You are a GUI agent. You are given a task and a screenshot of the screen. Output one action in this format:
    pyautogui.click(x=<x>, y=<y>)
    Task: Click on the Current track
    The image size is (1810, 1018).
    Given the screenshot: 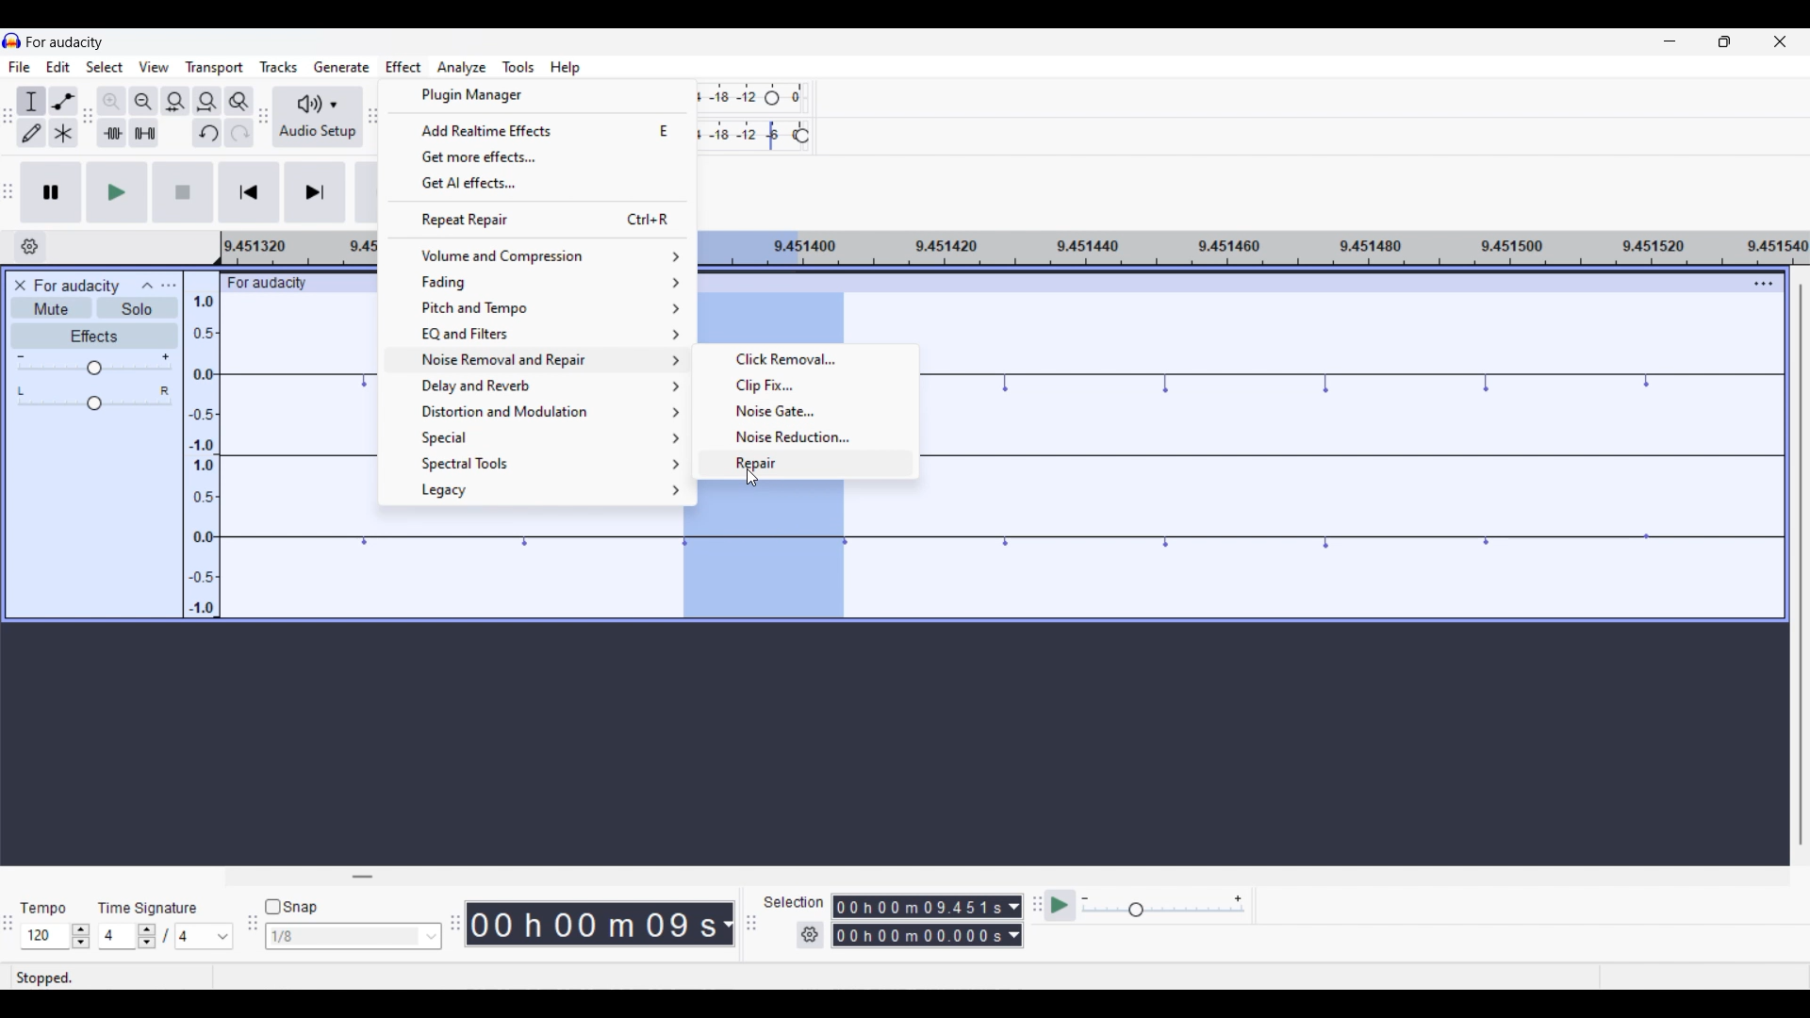 What is the action you would take?
    pyautogui.click(x=301, y=455)
    